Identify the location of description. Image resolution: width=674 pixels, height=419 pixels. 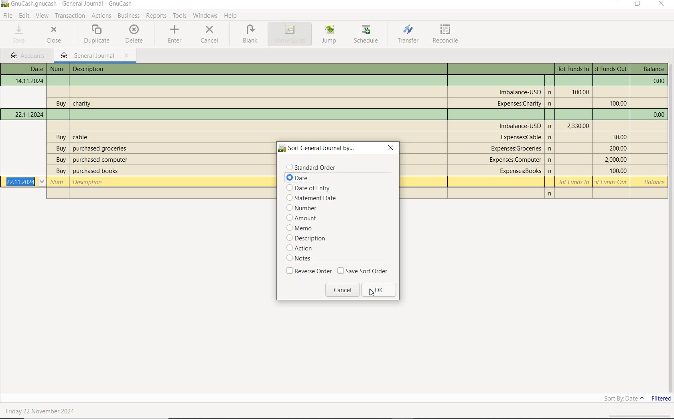
(90, 69).